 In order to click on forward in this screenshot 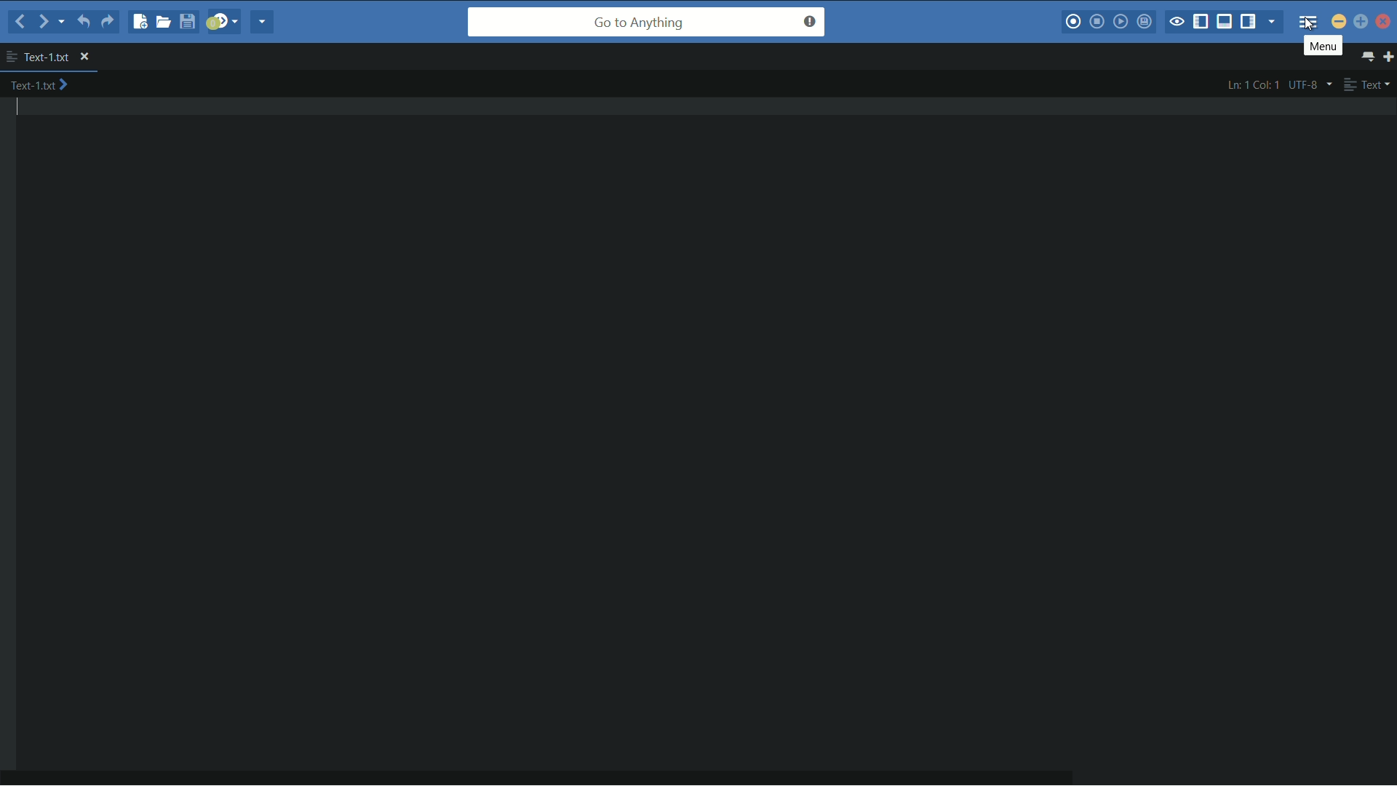, I will do `click(42, 23)`.